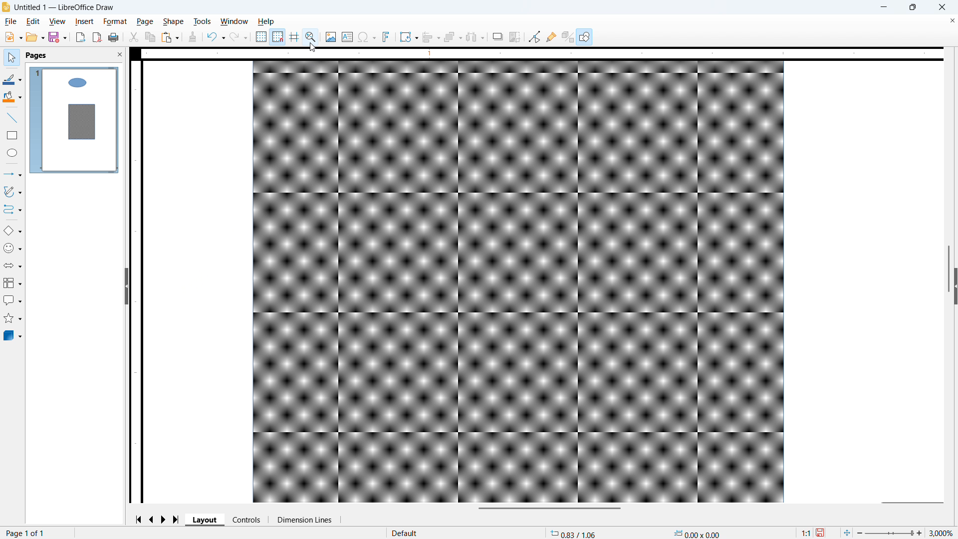 The image size is (958, 539). What do you see at coordinates (150, 37) in the screenshot?
I see `Copy ` at bounding box center [150, 37].